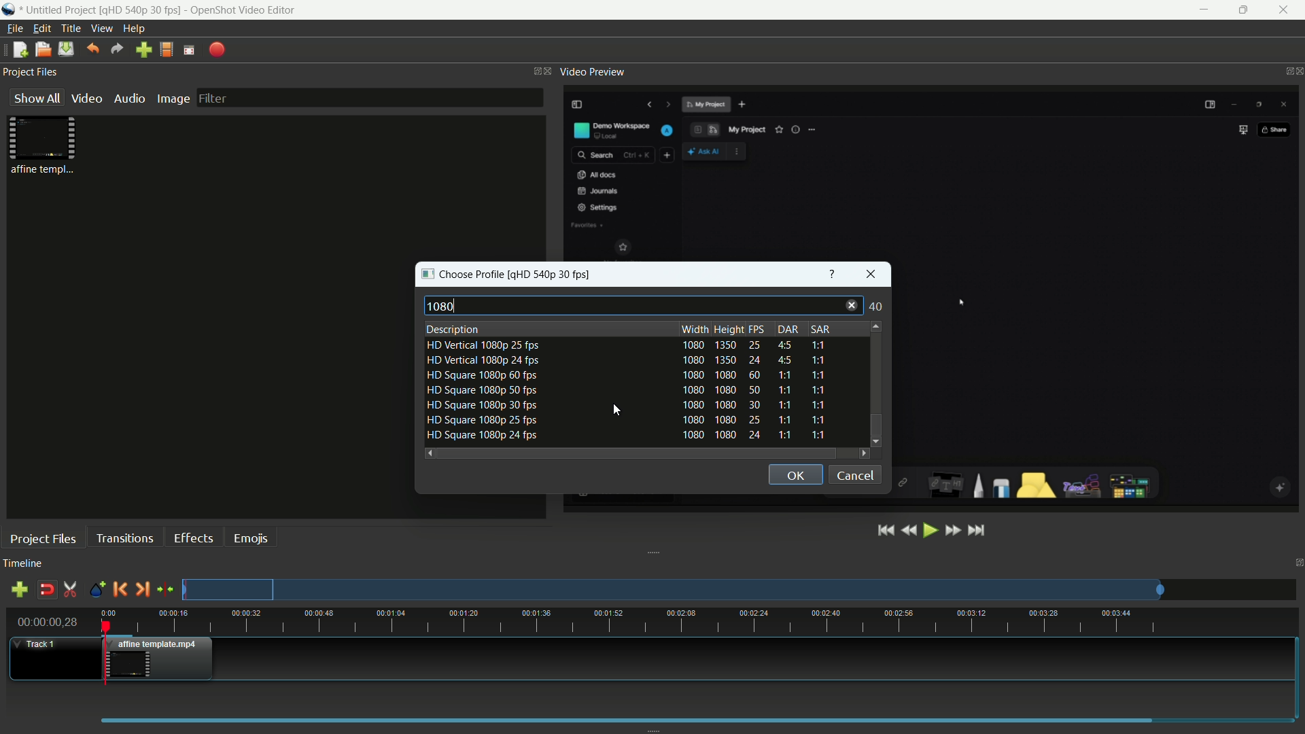  I want to click on choose profile, so click(464, 275).